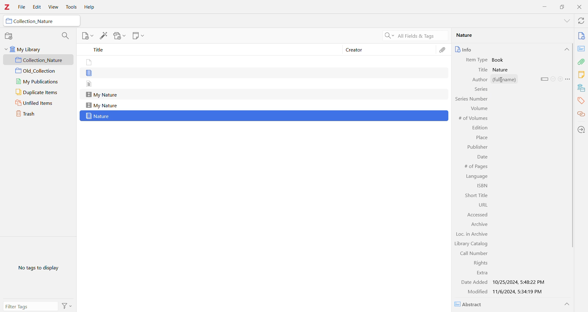  Describe the element at coordinates (553, 79) in the screenshot. I see `Delete` at that location.